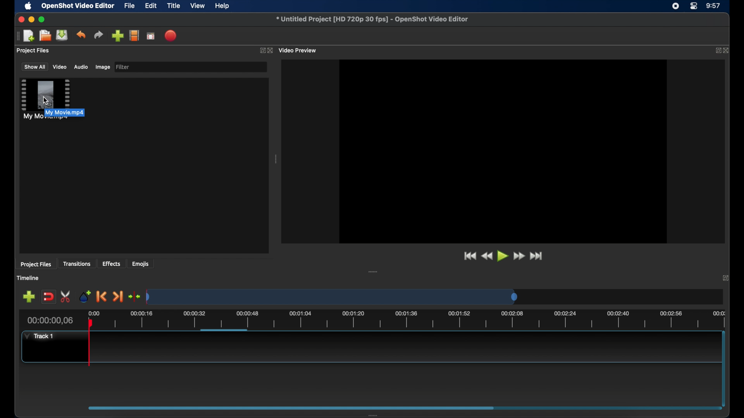 Image resolution: width=744 pixels, height=418 pixels. I want to click on explore profiles, so click(134, 35).